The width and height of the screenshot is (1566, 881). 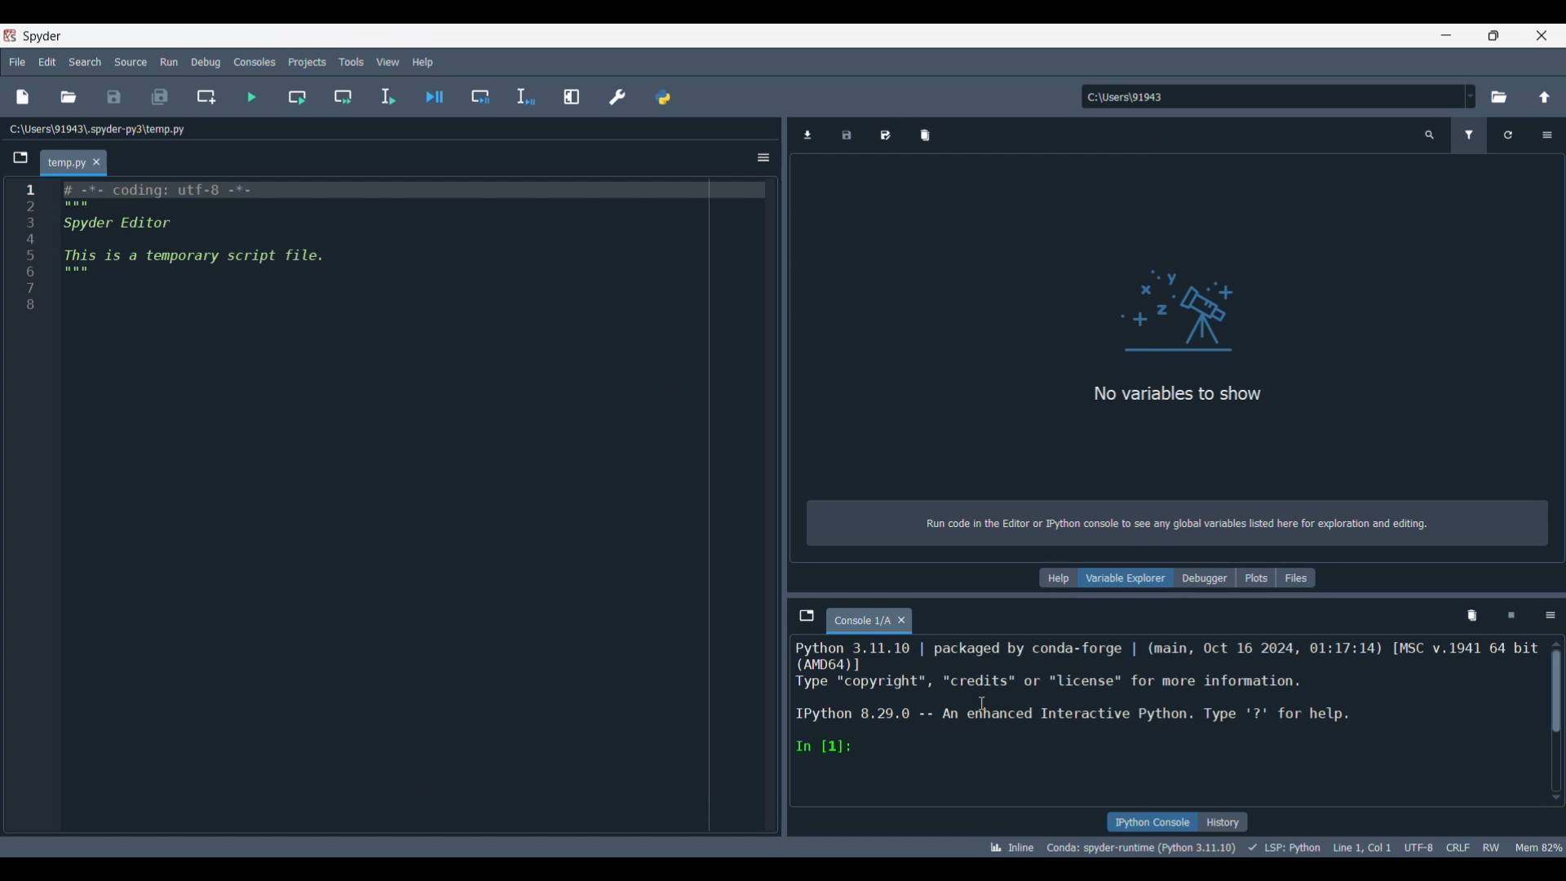 I want to click on Code details, so click(x=1276, y=848).